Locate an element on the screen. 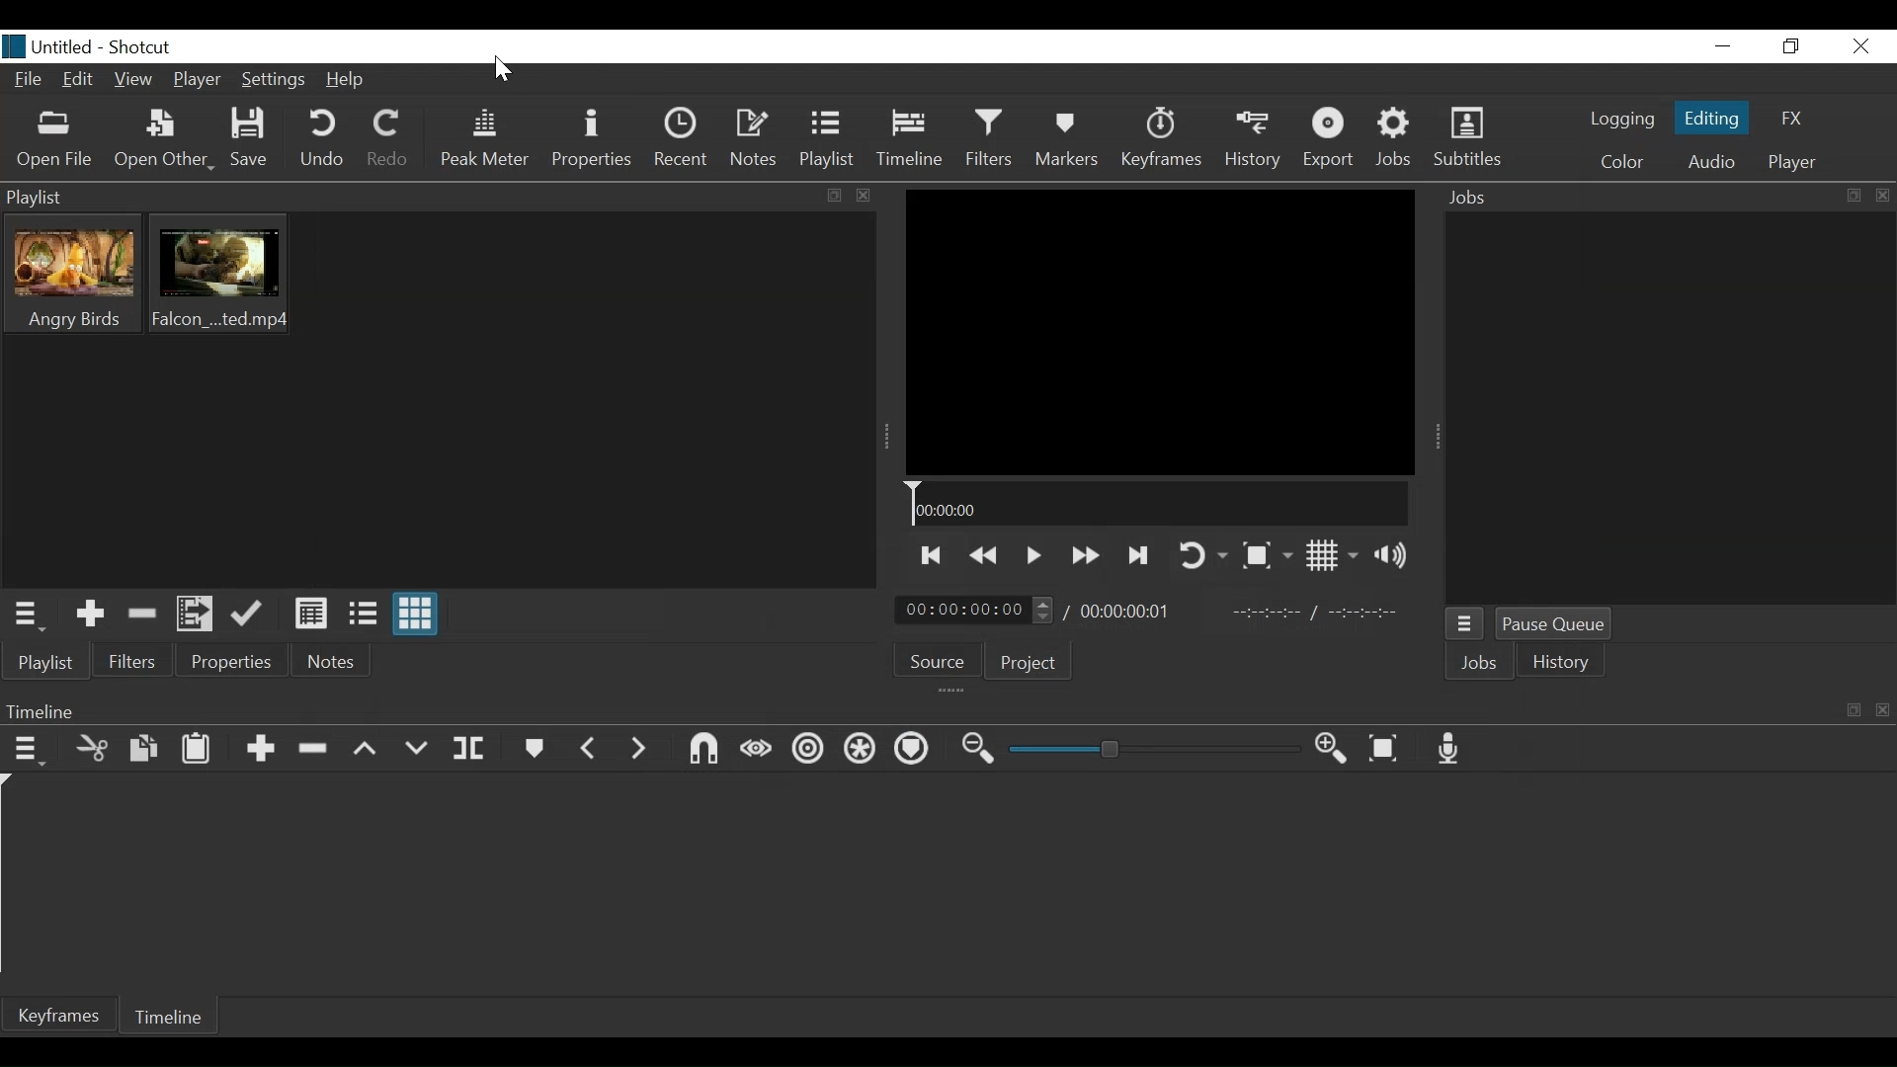 The height and width of the screenshot is (1067, 1897). player is located at coordinates (1788, 162).